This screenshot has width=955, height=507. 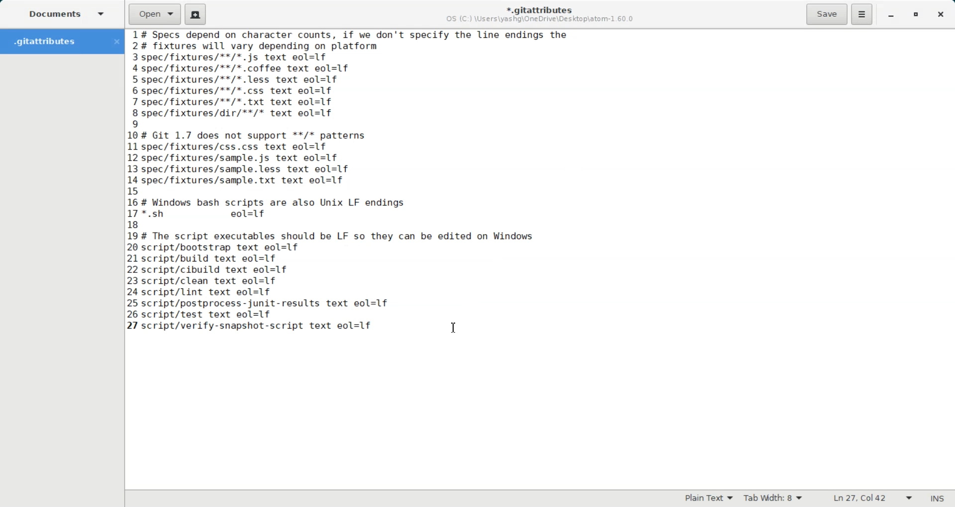 I want to click on Open a file, so click(x=155, y=13).